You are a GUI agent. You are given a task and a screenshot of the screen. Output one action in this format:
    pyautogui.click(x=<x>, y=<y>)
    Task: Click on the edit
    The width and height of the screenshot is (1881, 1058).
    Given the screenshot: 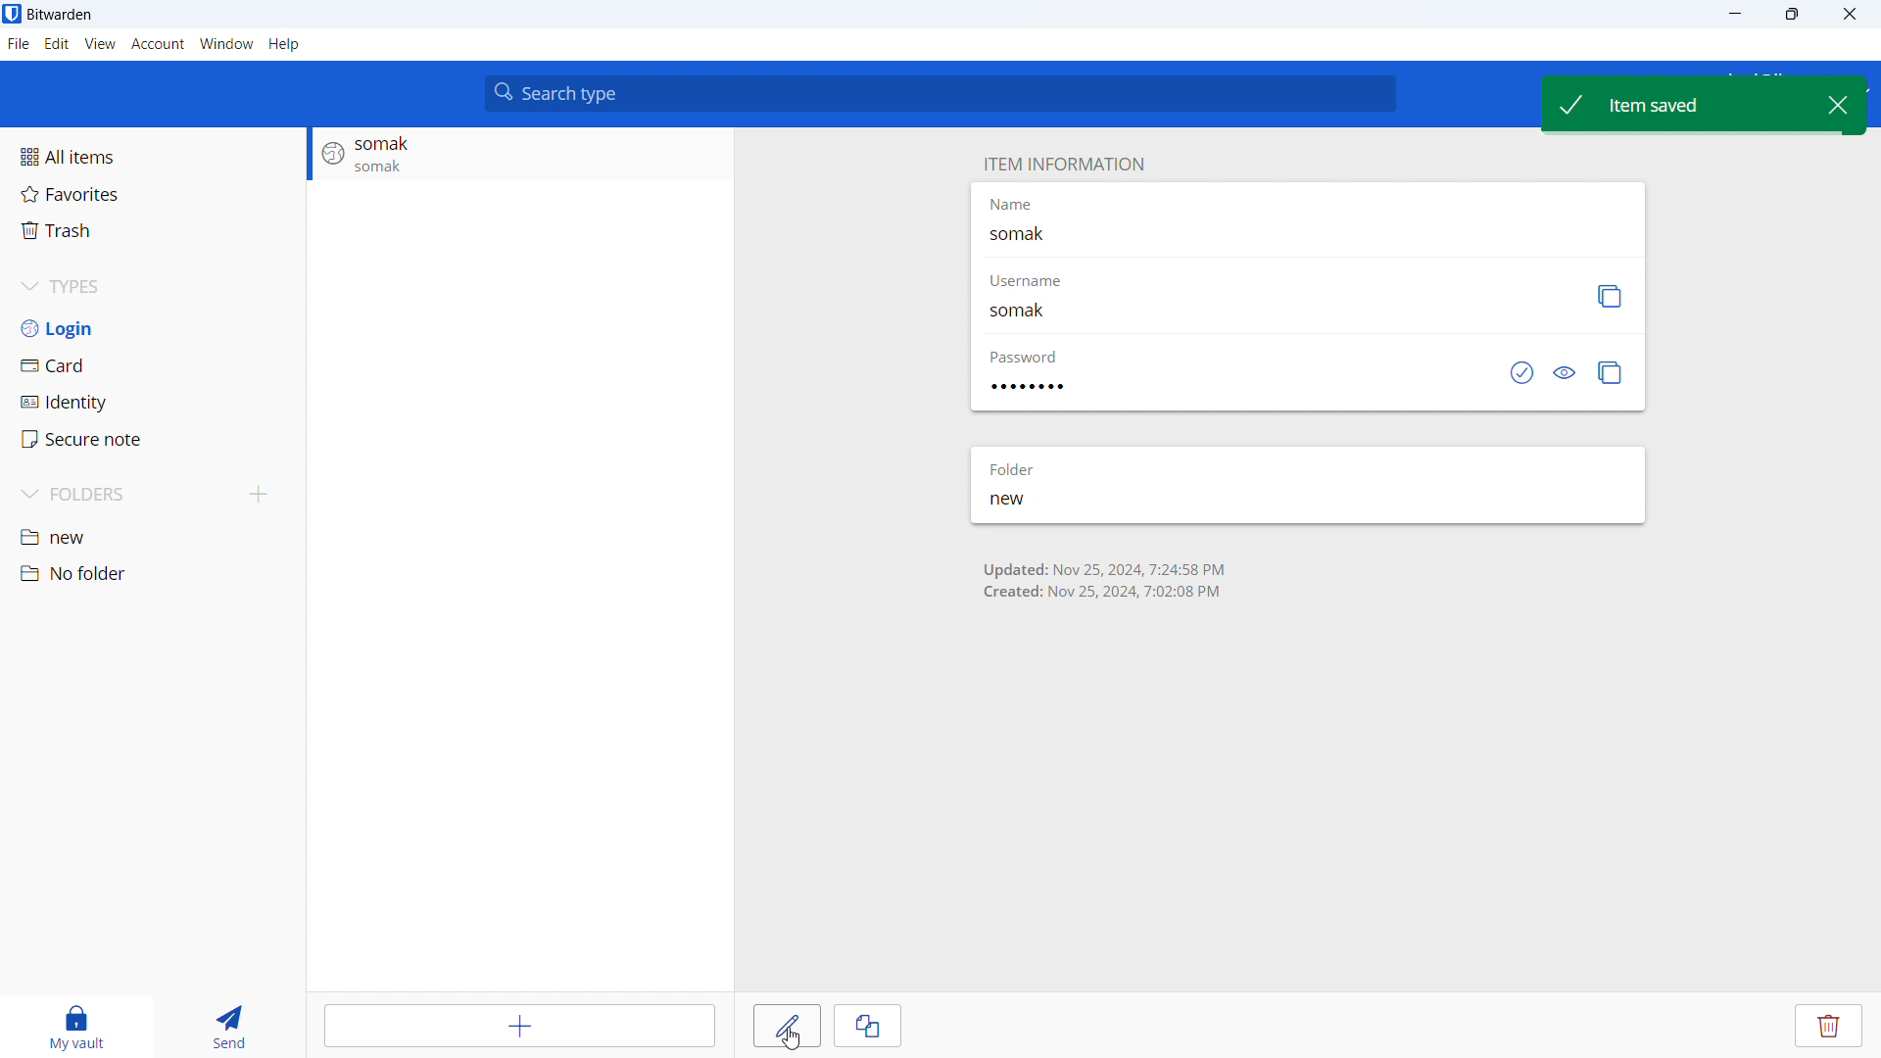 What is the action you would take?
    pyautogui.click(x=56, y=44)
    